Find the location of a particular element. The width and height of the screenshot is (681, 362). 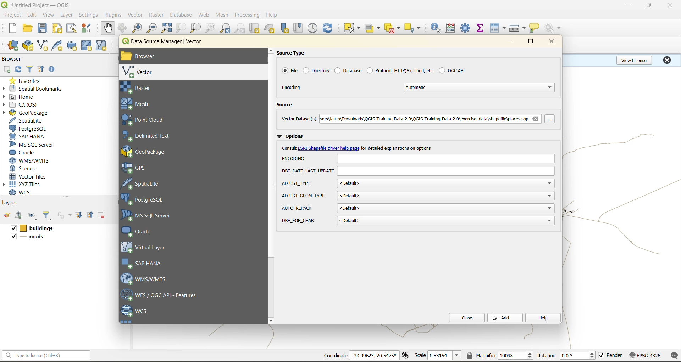

ogc api is located at coordinates (452, 70).